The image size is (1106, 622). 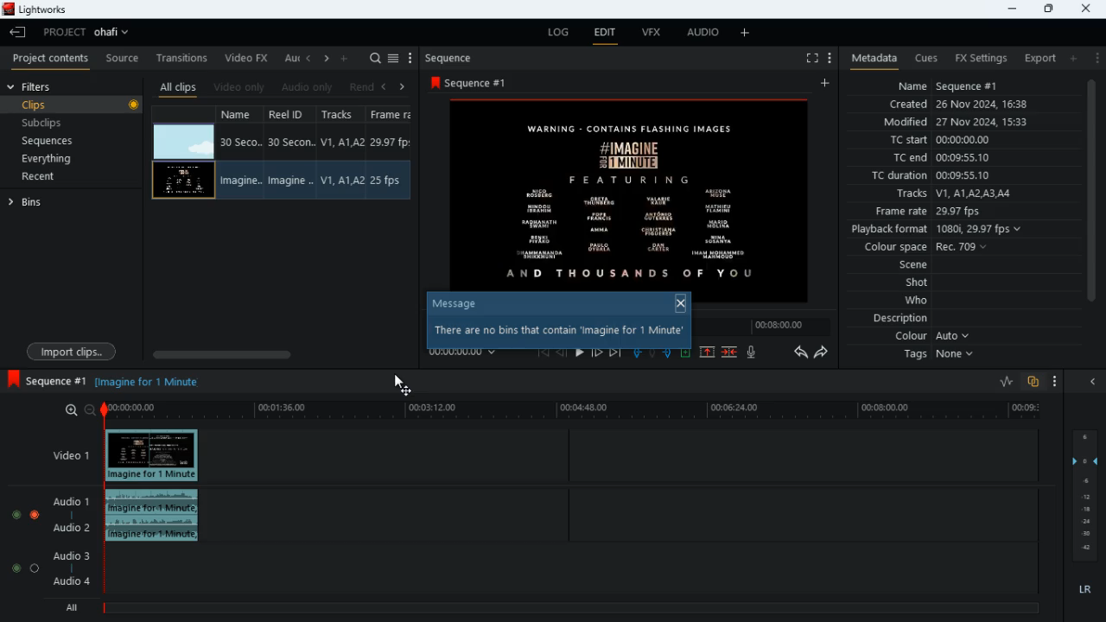 What do you see at coordinates (73, 556) in the screenshot?
I see `audio 3` at bounding box center [73, 556].